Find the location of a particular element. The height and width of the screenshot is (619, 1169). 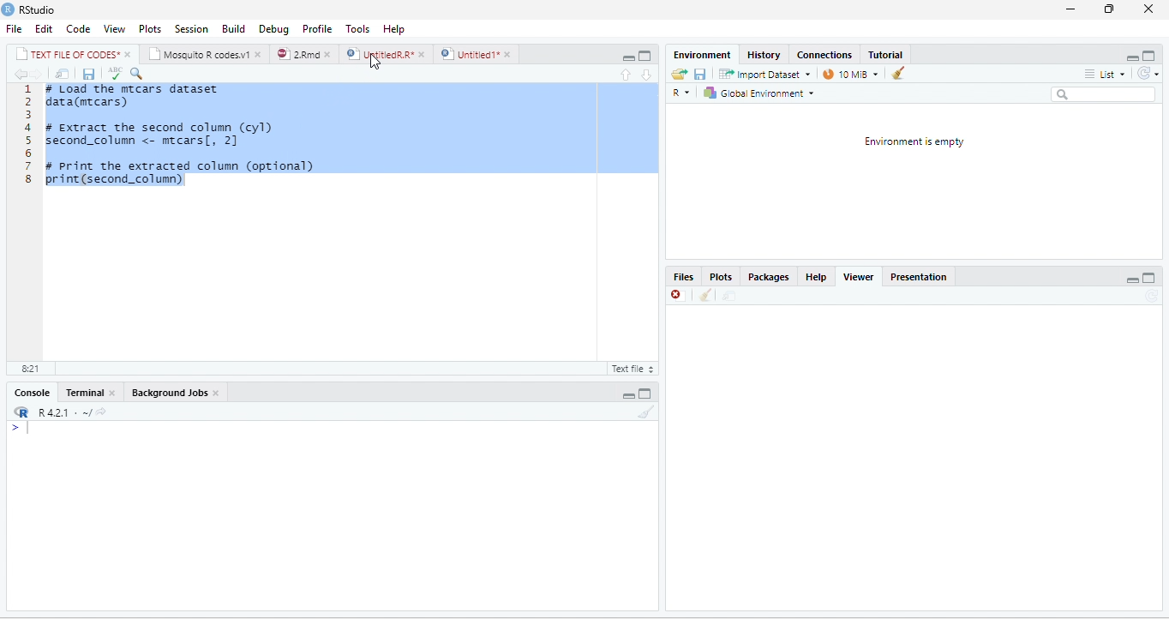

search is located at coordinates (1104, 93).